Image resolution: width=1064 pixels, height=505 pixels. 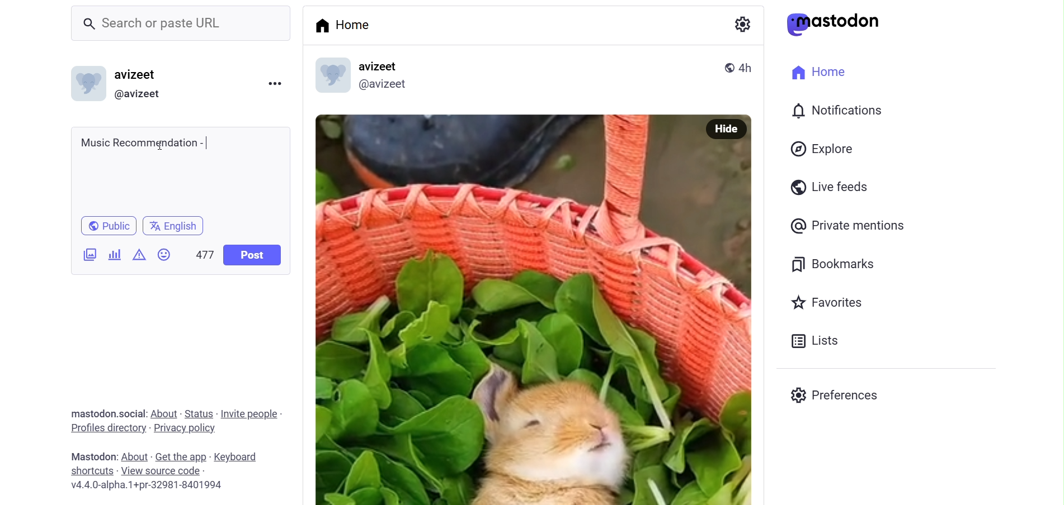 What do you see at coordinates (729, 68) in the screenshot?
I see `public` at bounding box center [729, 68].